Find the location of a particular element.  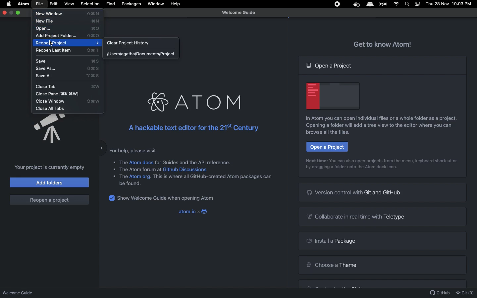

Descriptive text is located at coordinates (135, 150).